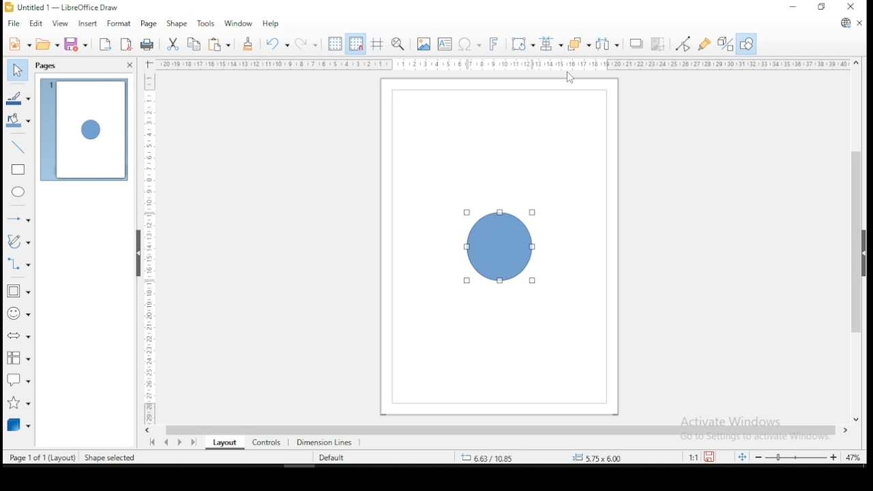 This screenshot has width=873, height=491. What do you see at coordinates (503, 64) in the screenshot?
I see `horizontal scale` at bounding box center [503, 64].